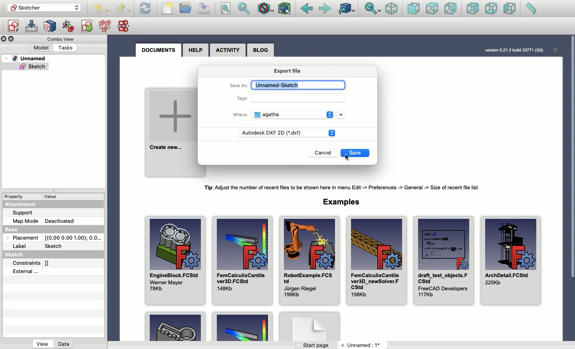  I want to click on Undo, so click(102, 9).